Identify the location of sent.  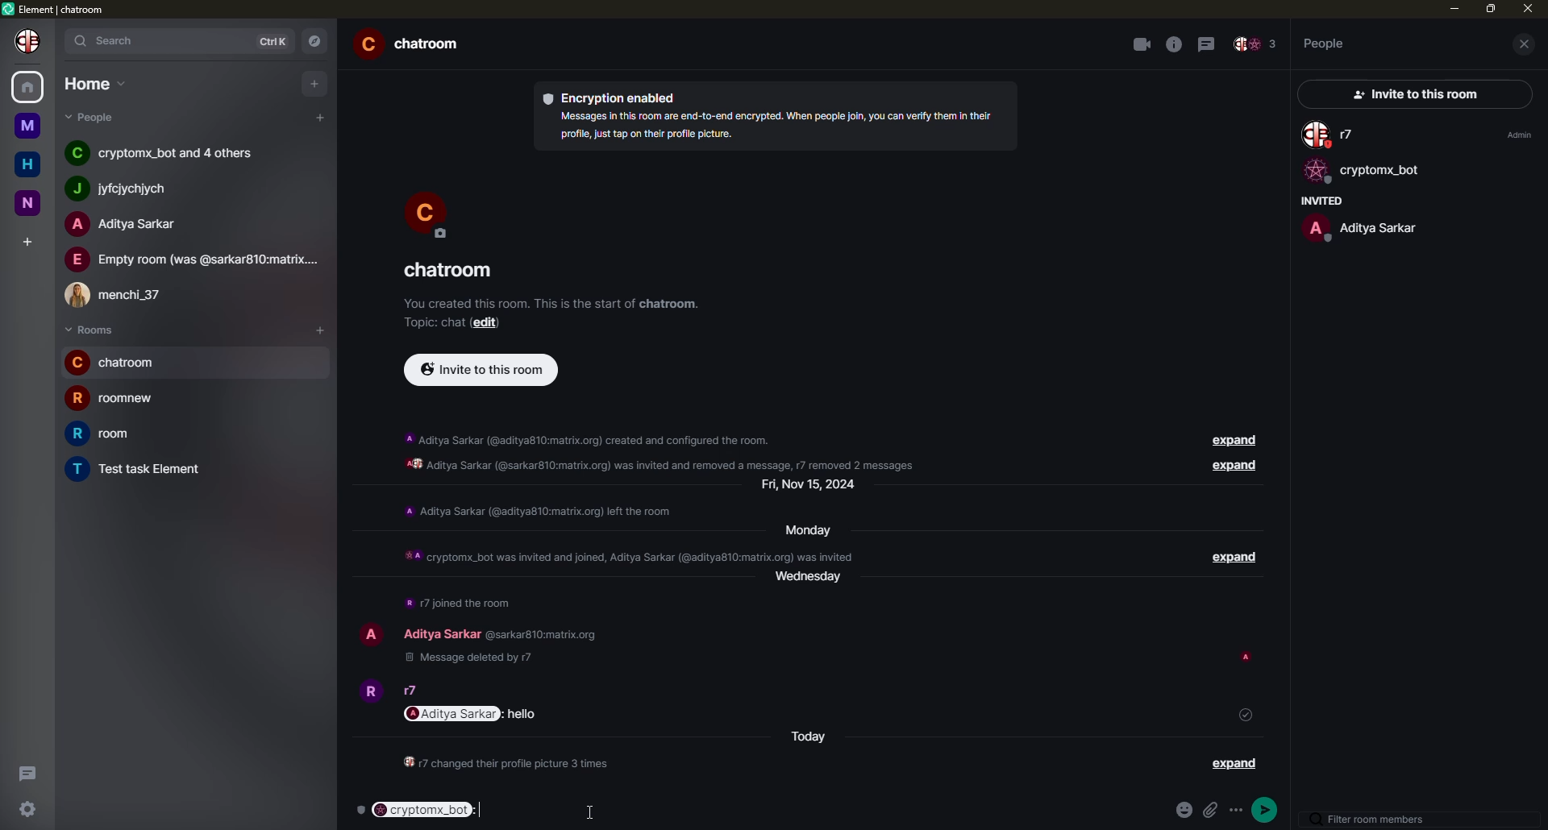
(1246, 714).